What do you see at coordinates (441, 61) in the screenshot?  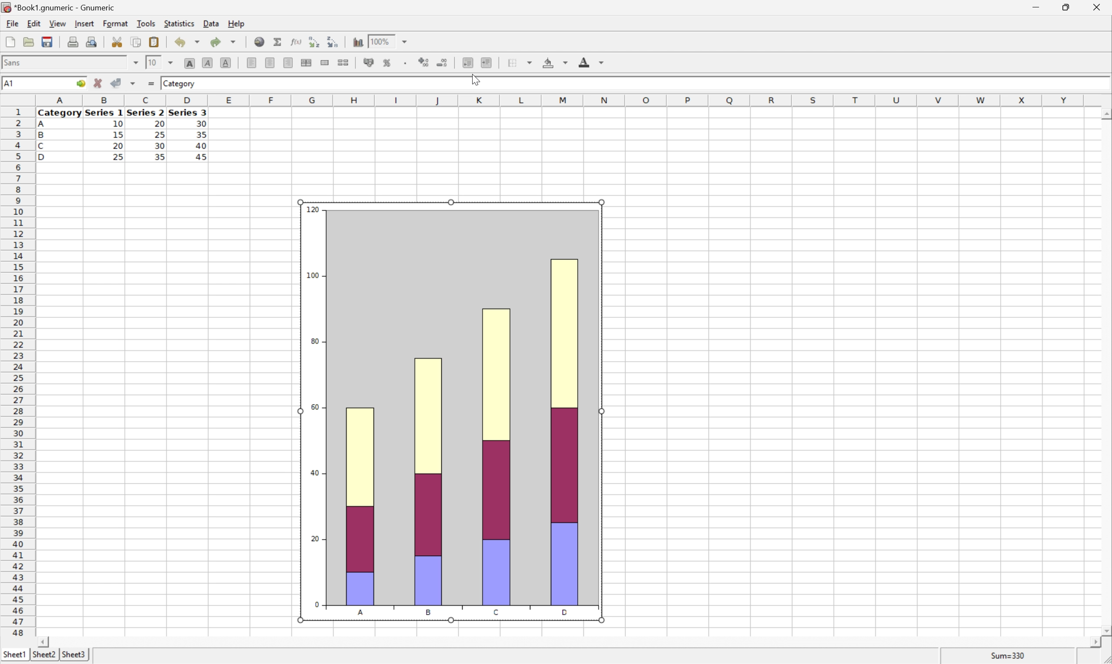 I see `Decrease the number of decimals displayed` at bounding box center [441, 61].